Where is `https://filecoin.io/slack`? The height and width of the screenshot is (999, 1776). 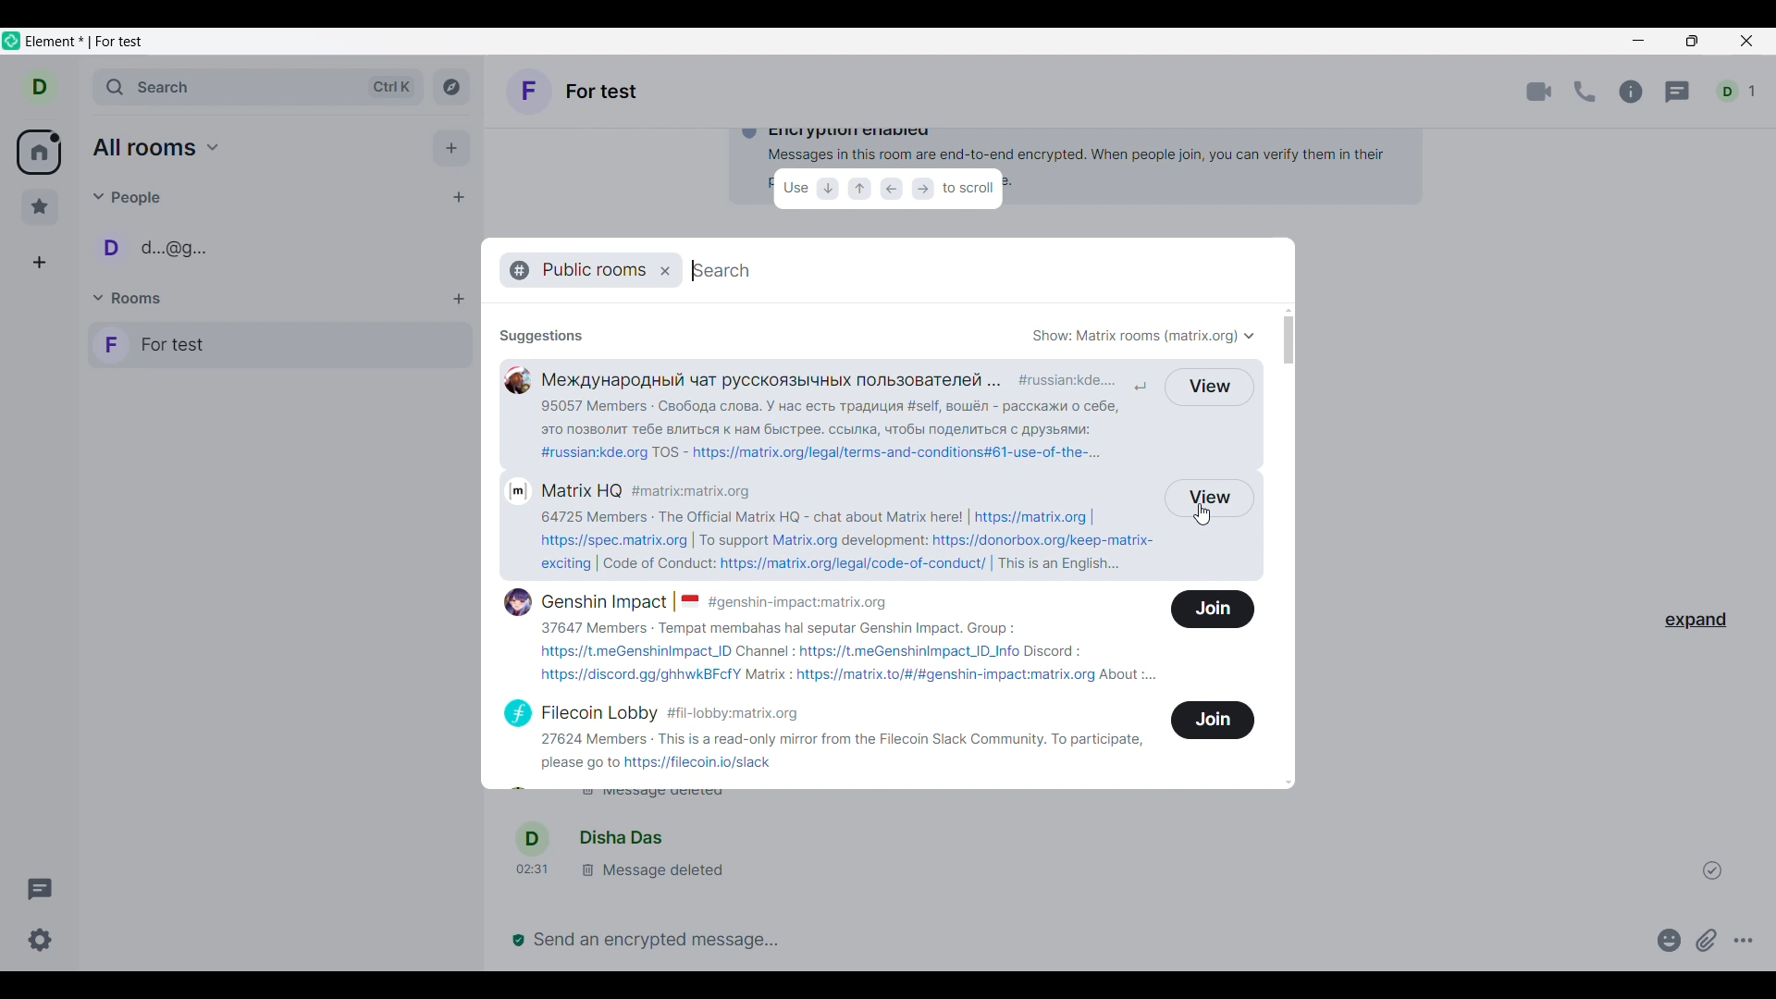 https://filecoin.io/slack is located at coordinates (706, 765).